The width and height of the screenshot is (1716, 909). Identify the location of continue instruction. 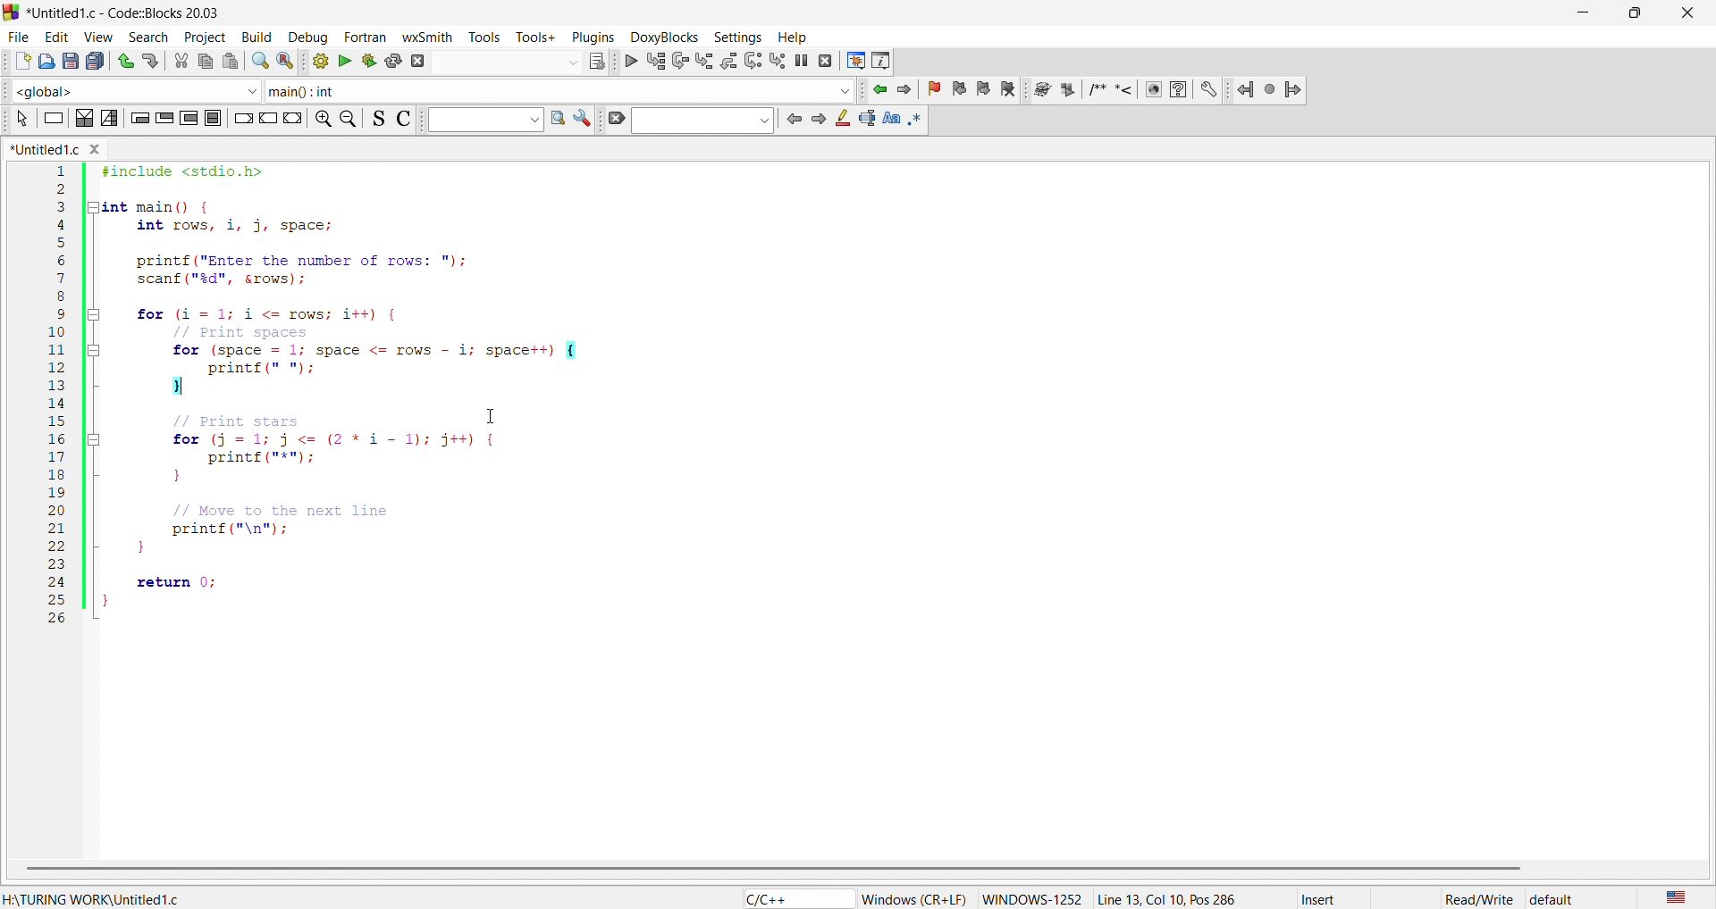
(266, 118).